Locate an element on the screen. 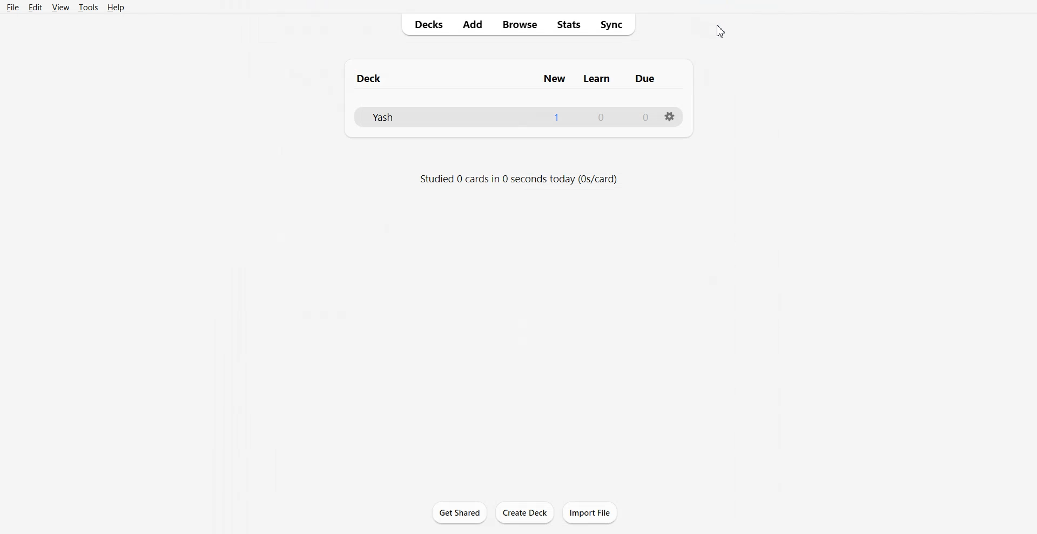 The height and width of the screenshot is (534, 1037). Yash is located at coordinates (453, 118).